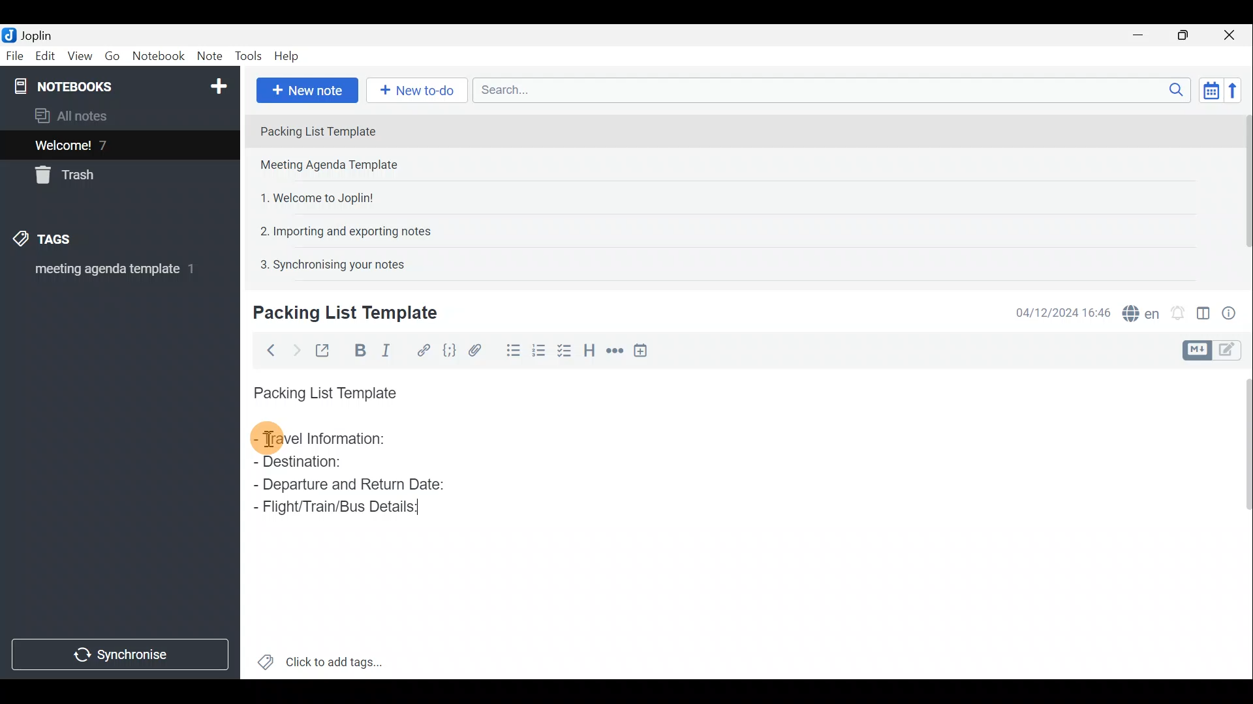 The width and height of the screenshot is (1253, 704). What do you see at coordinates (337, 314) in the screenshot?
I see `Creating new note` at bounding box center [337, 314].